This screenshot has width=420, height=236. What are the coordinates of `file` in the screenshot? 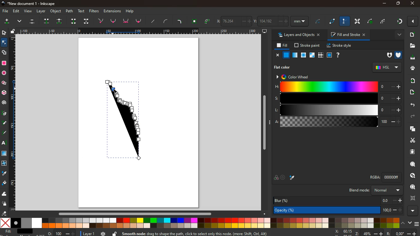 It's located at (5, 11).